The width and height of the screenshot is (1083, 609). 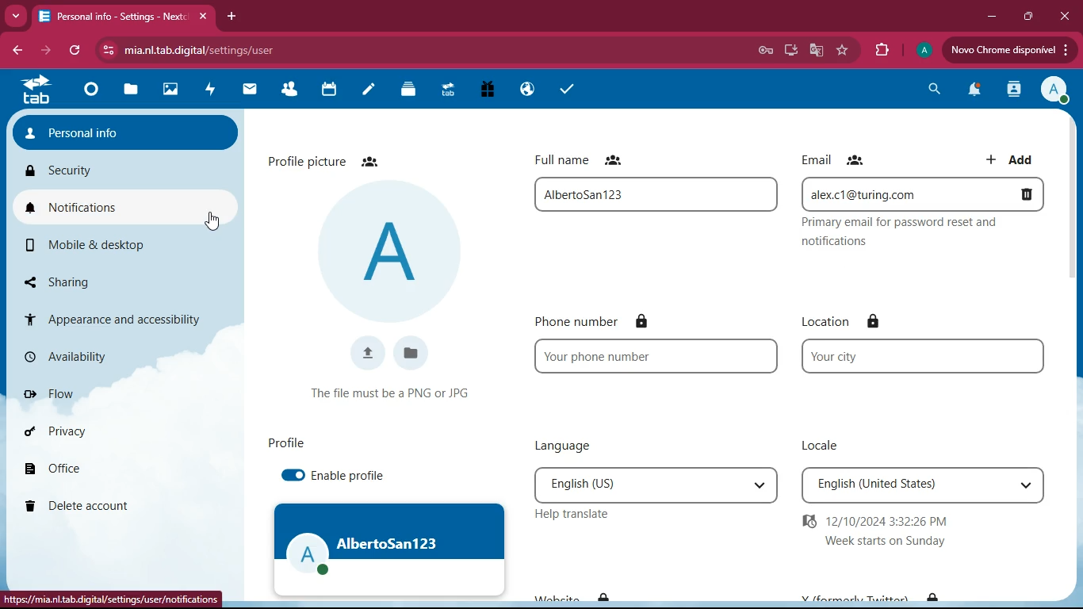 What do you see at coordinates (90, 93) in the screenshot?
I see `home` at bounding box center [90, 93].